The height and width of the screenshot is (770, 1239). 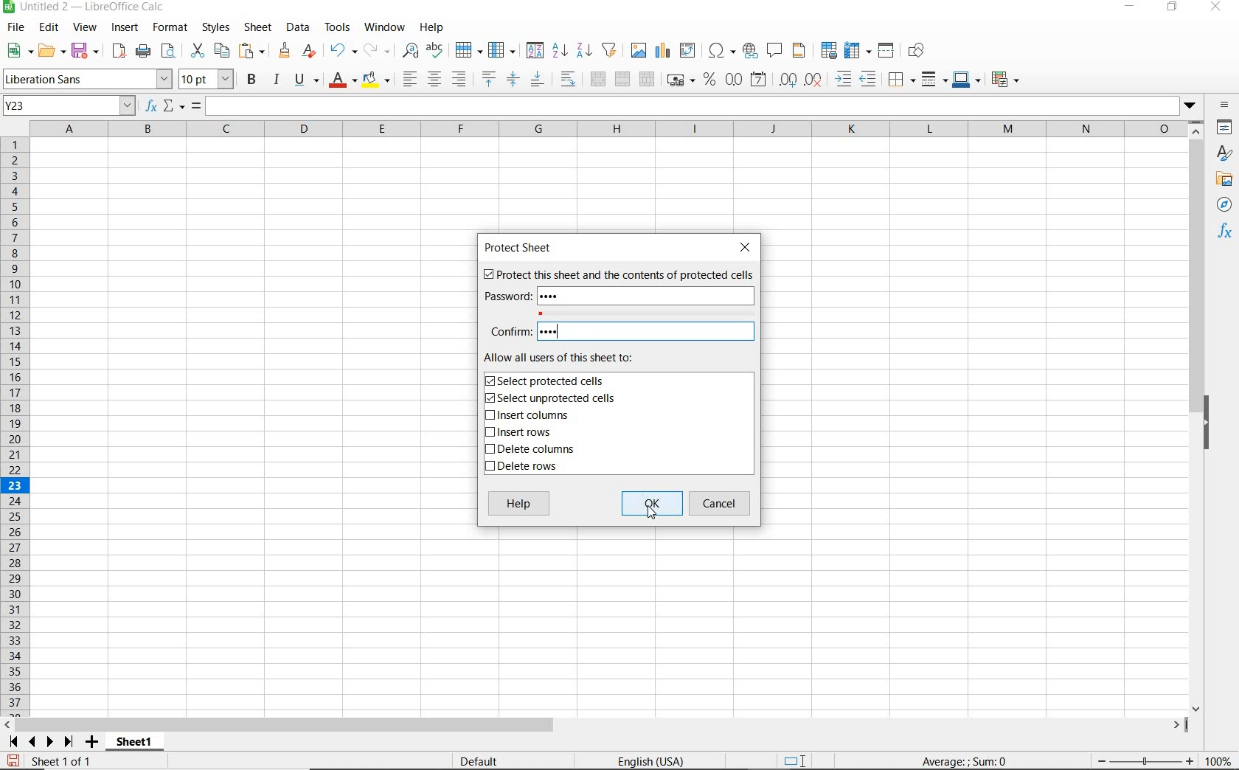 What do you see at coordinates (251, 81) in the screenshot?
I see `BOLD` at bounding box center [251, 81].